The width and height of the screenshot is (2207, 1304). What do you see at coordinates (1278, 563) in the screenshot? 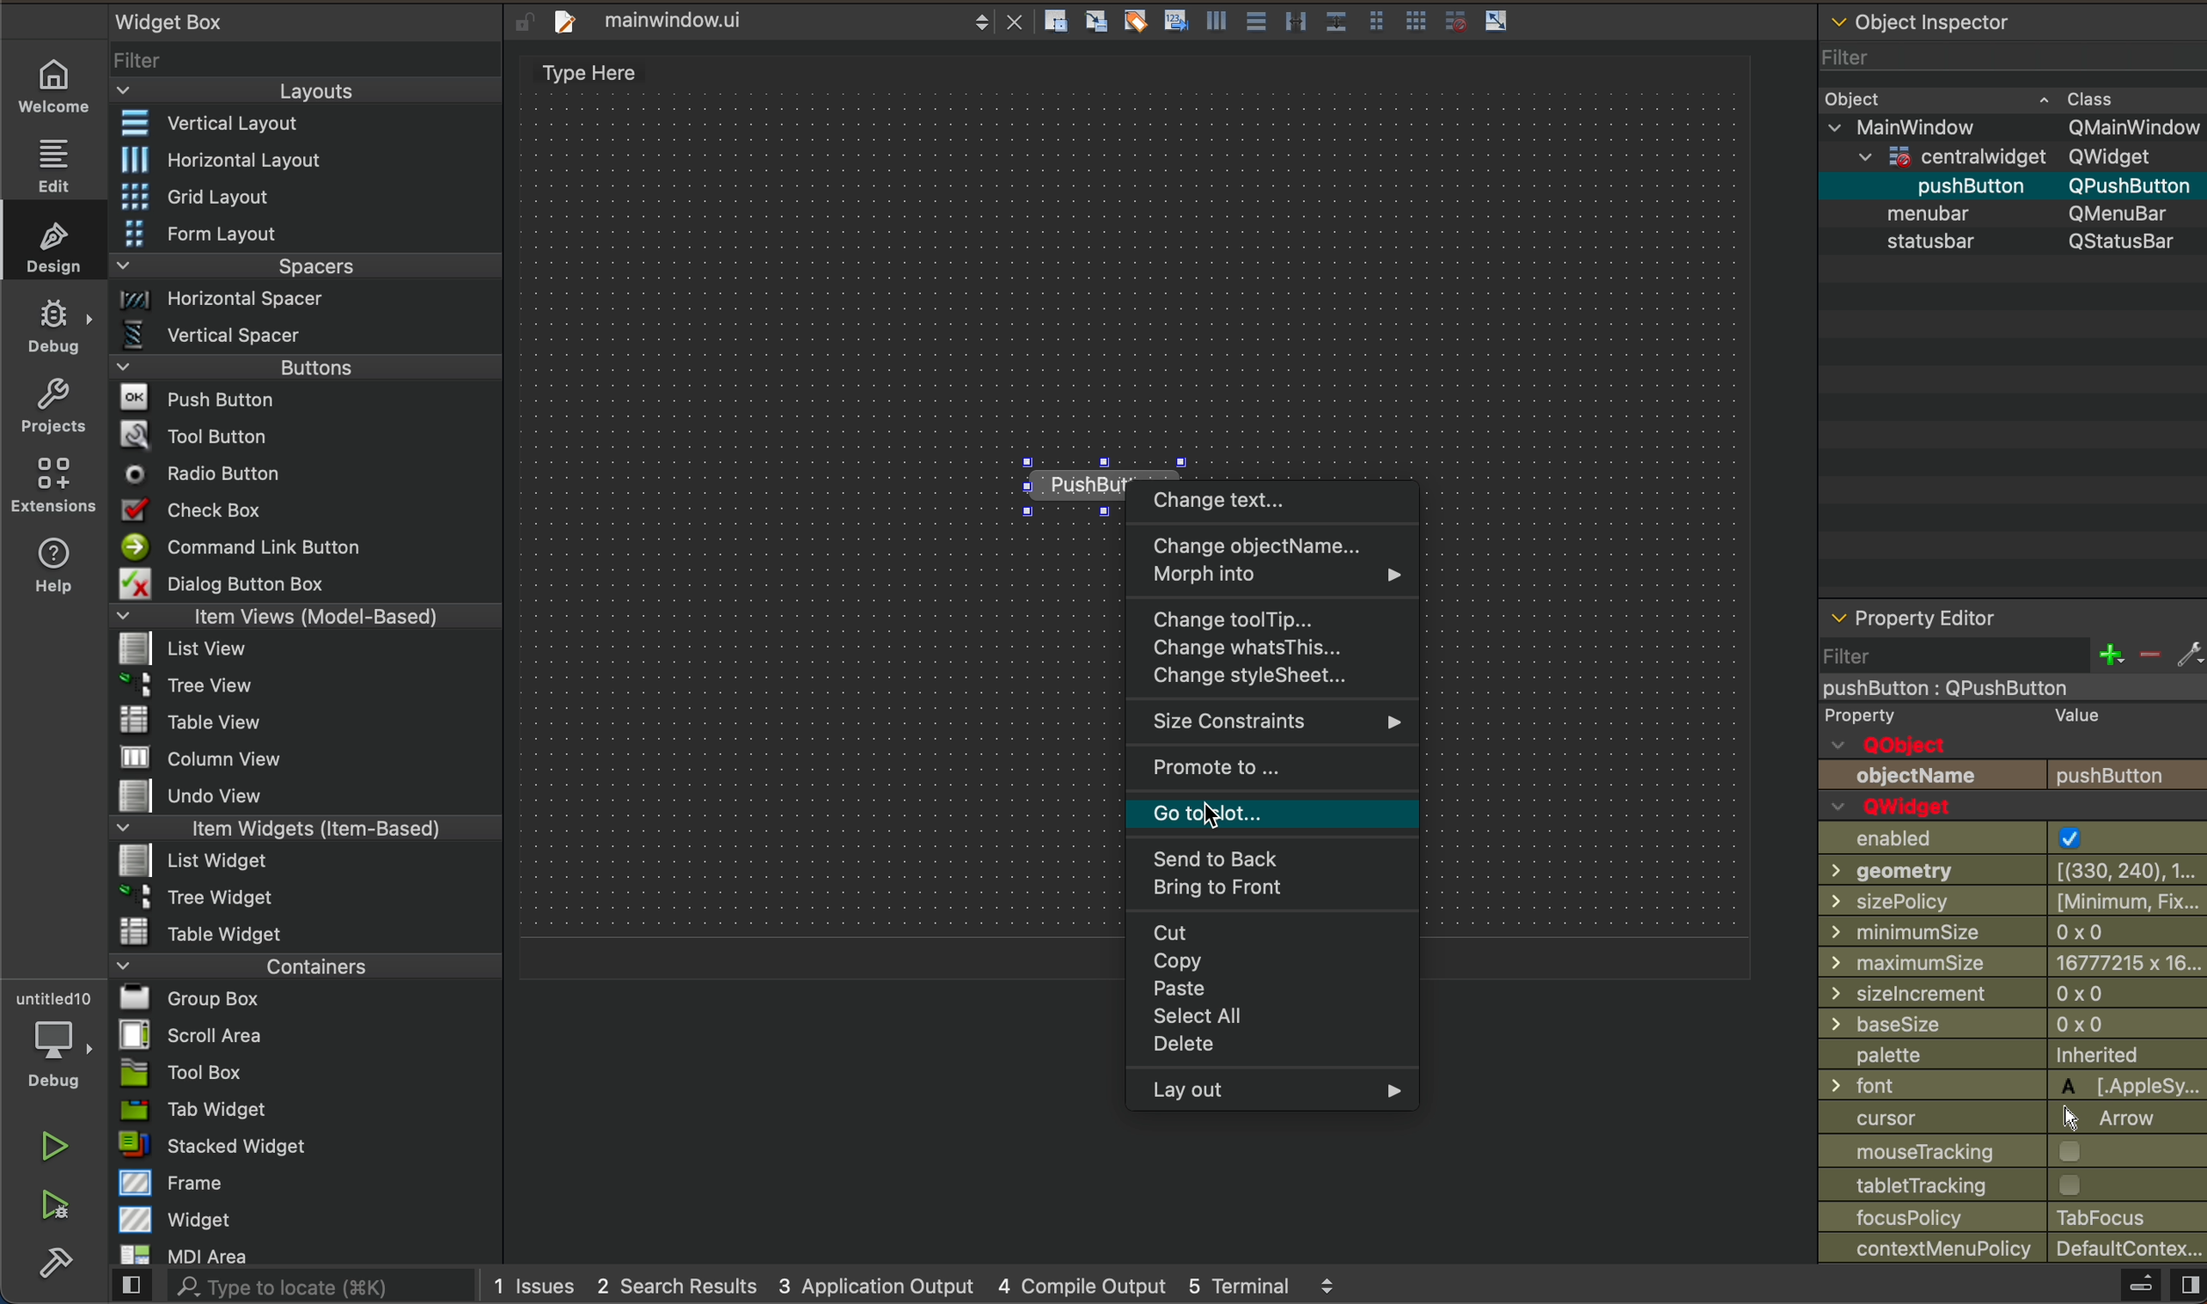
I see `change object and morph info` at bounding box center [1278, 563].